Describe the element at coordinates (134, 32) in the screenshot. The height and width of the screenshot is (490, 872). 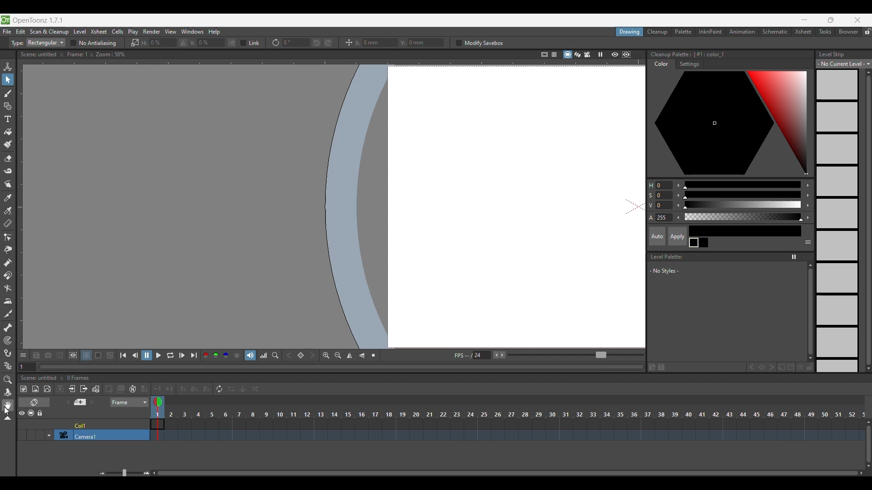
I see `Play` at that location.